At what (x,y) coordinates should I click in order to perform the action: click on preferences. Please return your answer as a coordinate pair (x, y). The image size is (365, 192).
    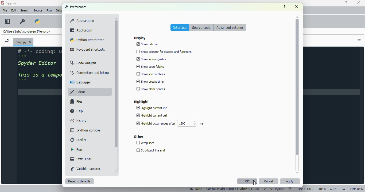
    Looking at the image, I should click on (76, 7).